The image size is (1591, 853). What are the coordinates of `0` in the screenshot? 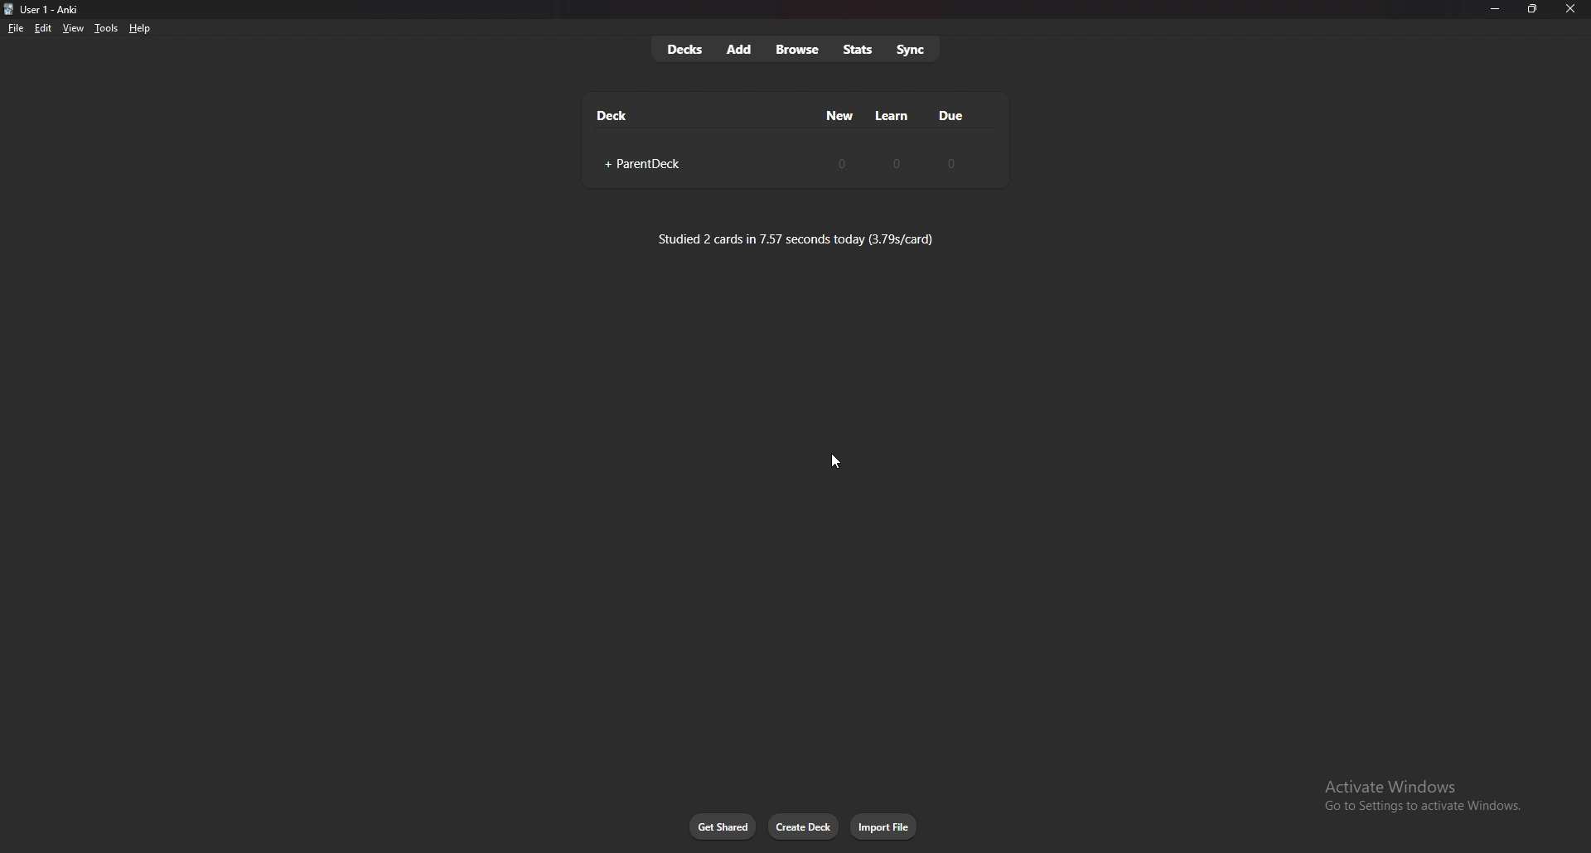 It's located at (949, 163).